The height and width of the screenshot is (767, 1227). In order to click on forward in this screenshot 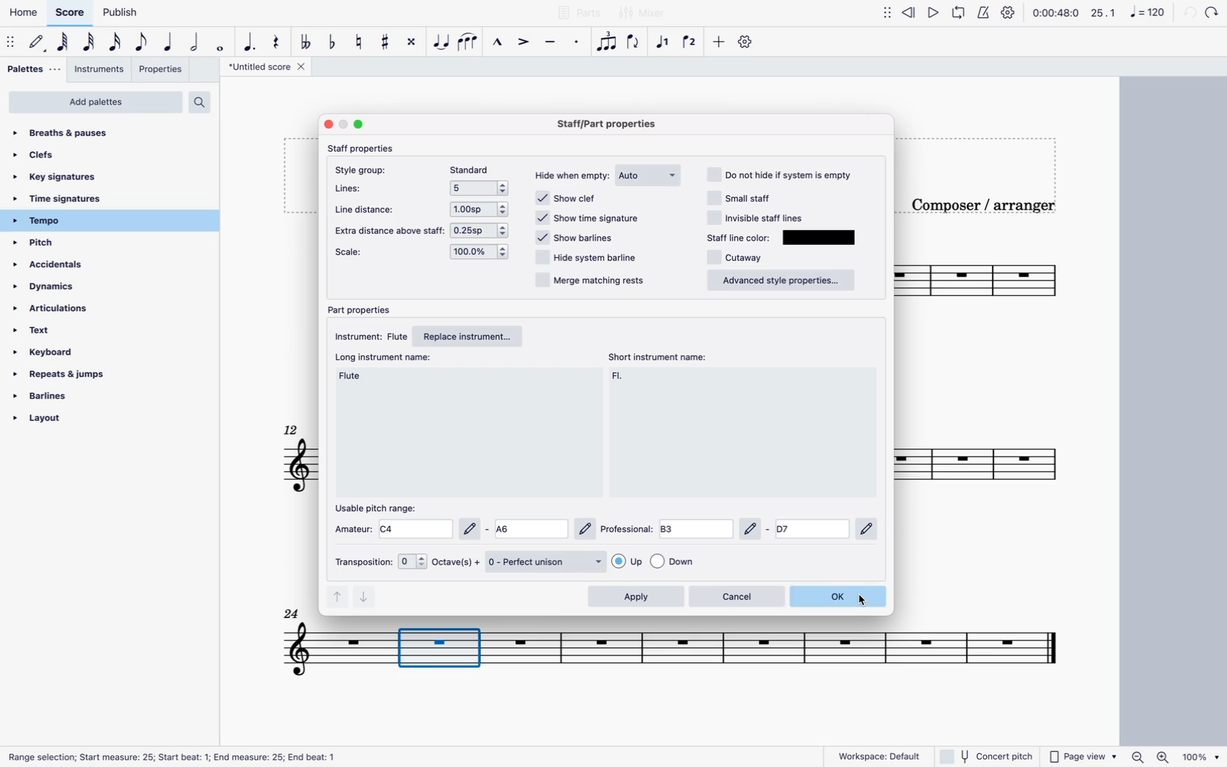, I will do `click(1212, 12)`.